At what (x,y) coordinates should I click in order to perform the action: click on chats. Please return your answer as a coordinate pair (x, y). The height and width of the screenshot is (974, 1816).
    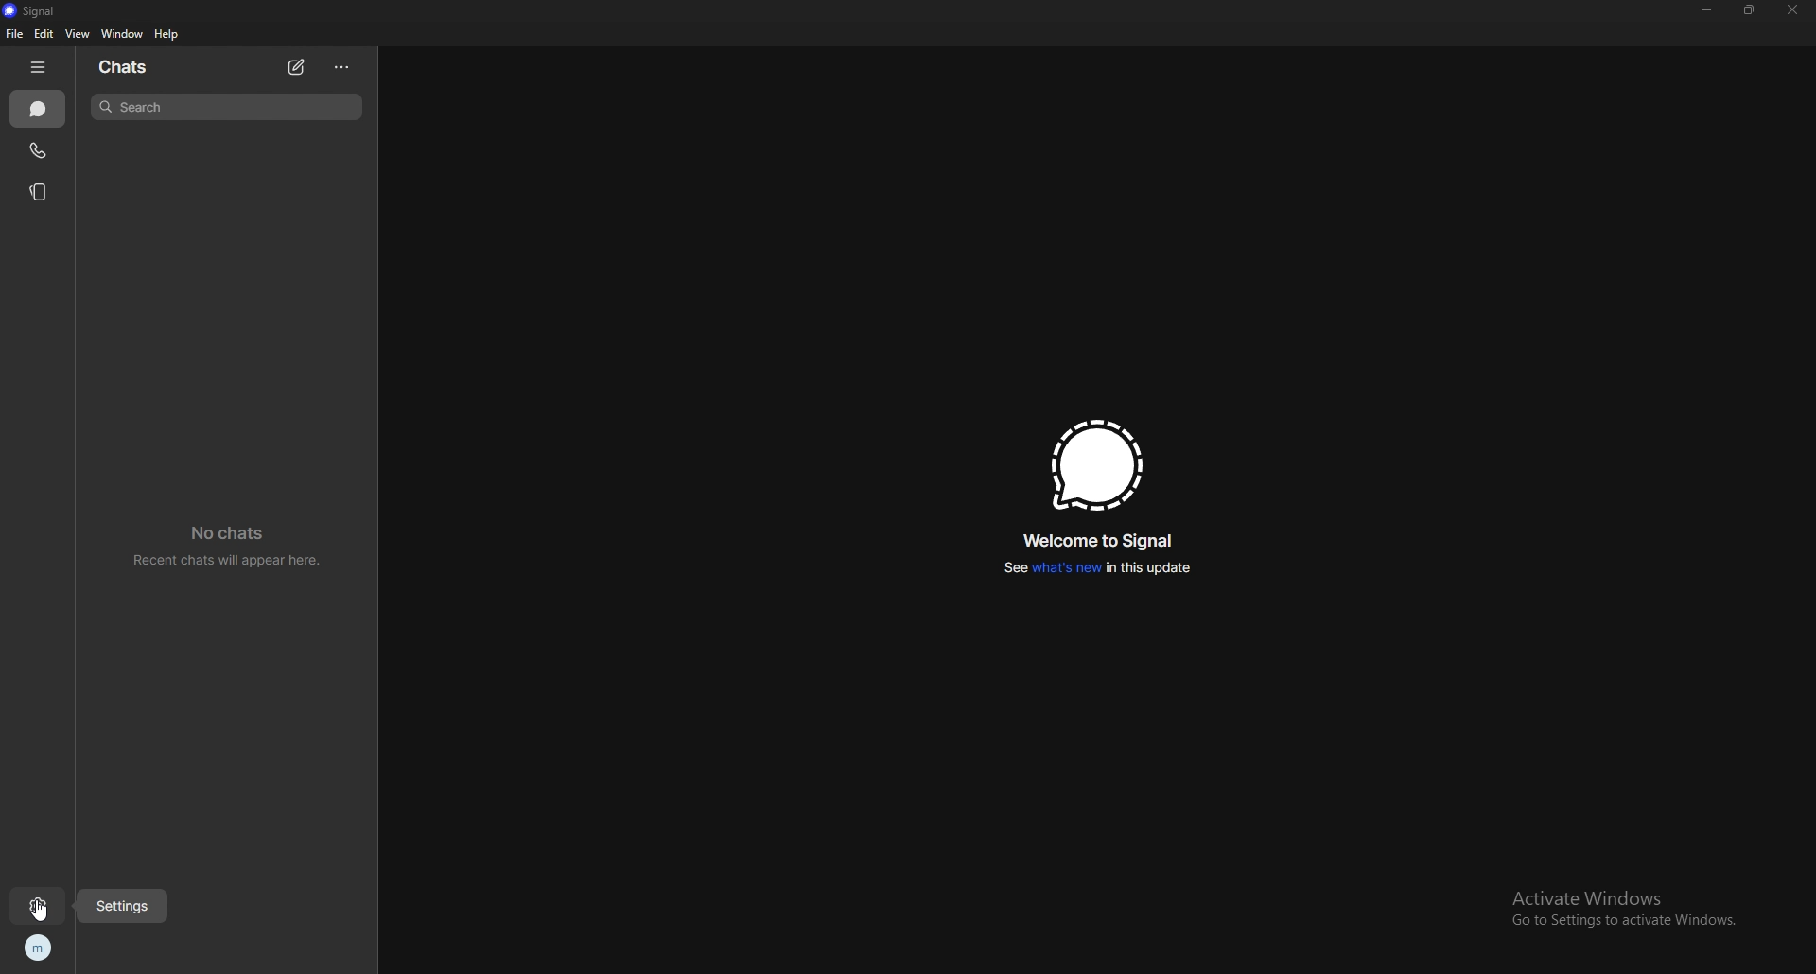
    Looking at the image, I should click on (128, 67).